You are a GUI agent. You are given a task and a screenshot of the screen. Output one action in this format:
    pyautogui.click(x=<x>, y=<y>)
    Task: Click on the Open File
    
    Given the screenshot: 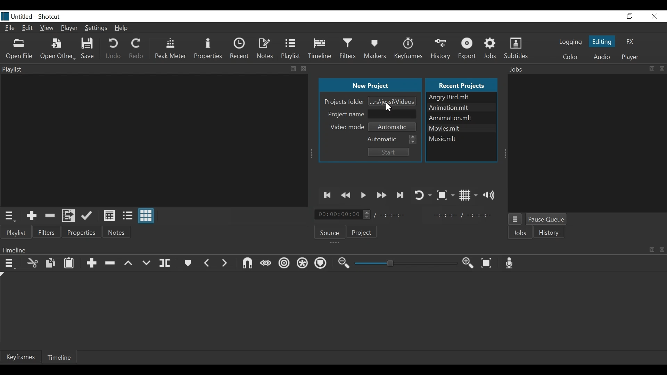 What is the action you would take?
    pyautogui.click(x=19, y=49)
    